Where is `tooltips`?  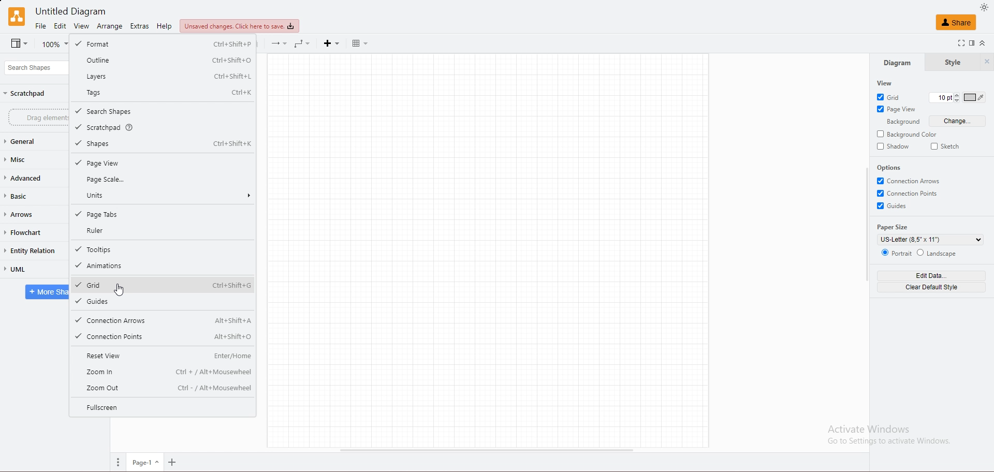 tooltips is located at coordinates (163, 249).